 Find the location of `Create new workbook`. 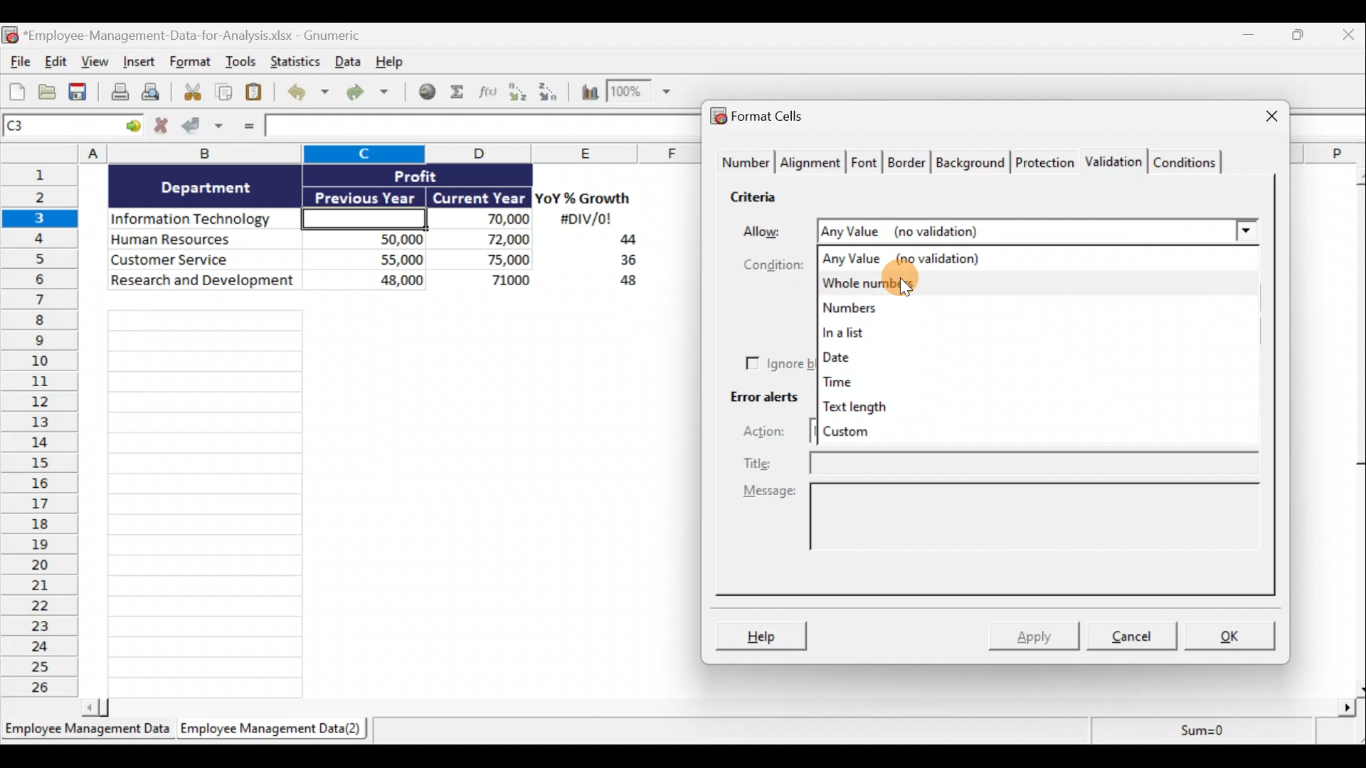

Create new workbook is located at coordinates (17, 91).